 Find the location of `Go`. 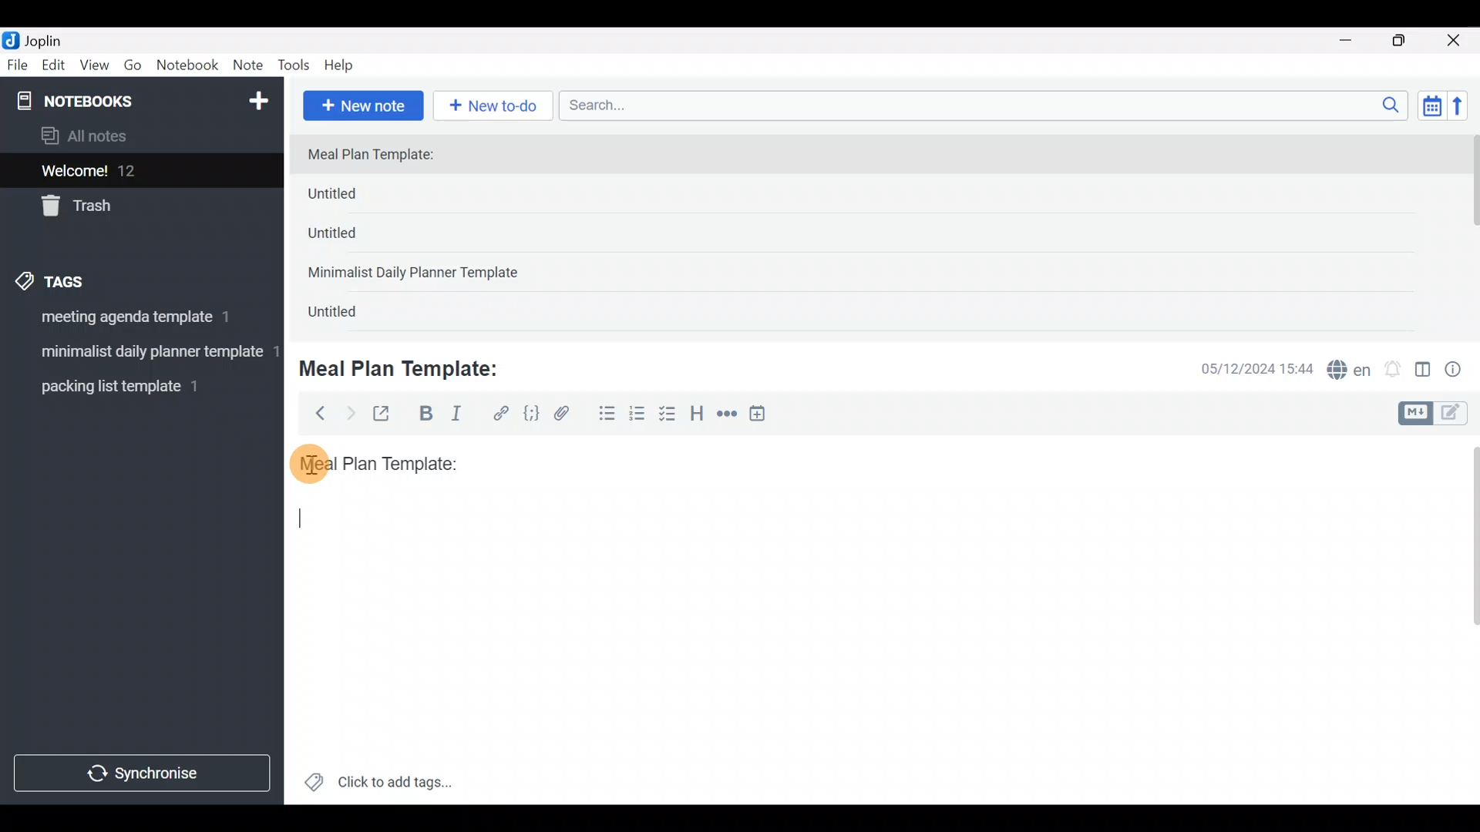

Go is located at coordinates (133, 69).